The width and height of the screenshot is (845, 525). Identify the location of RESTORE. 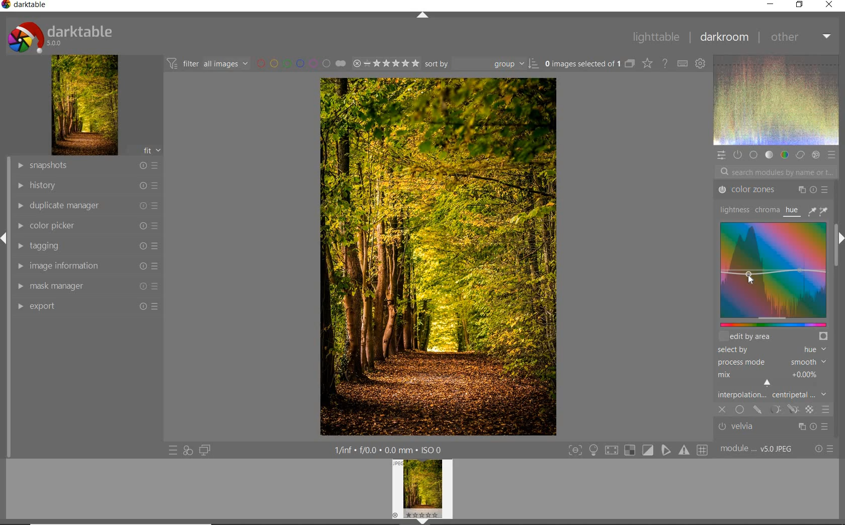
(798, 5).